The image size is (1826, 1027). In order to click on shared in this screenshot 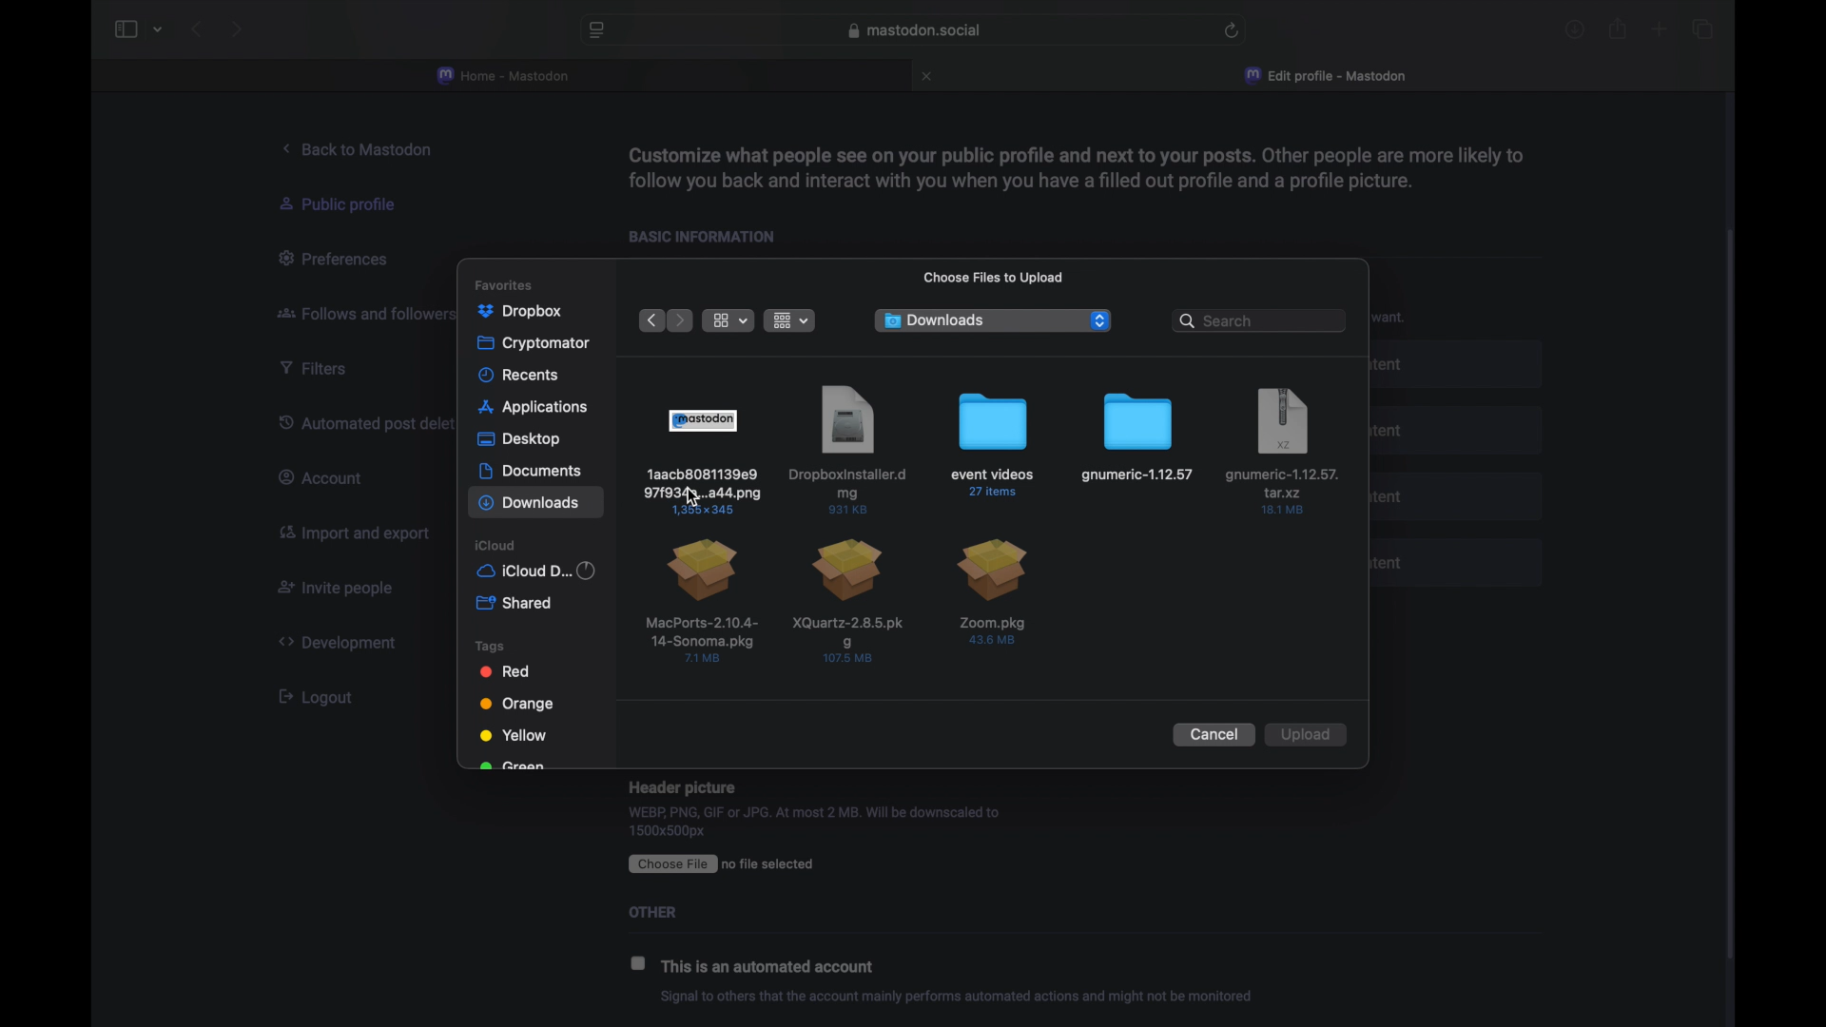, I will do `click(514, 603)`.